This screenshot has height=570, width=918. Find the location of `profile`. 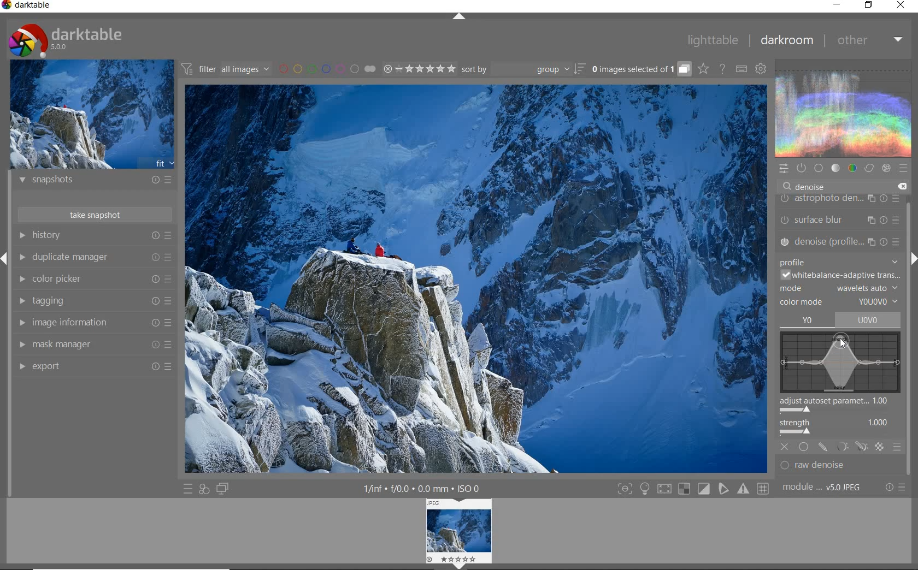

profile is located at coordinates (839, 259).